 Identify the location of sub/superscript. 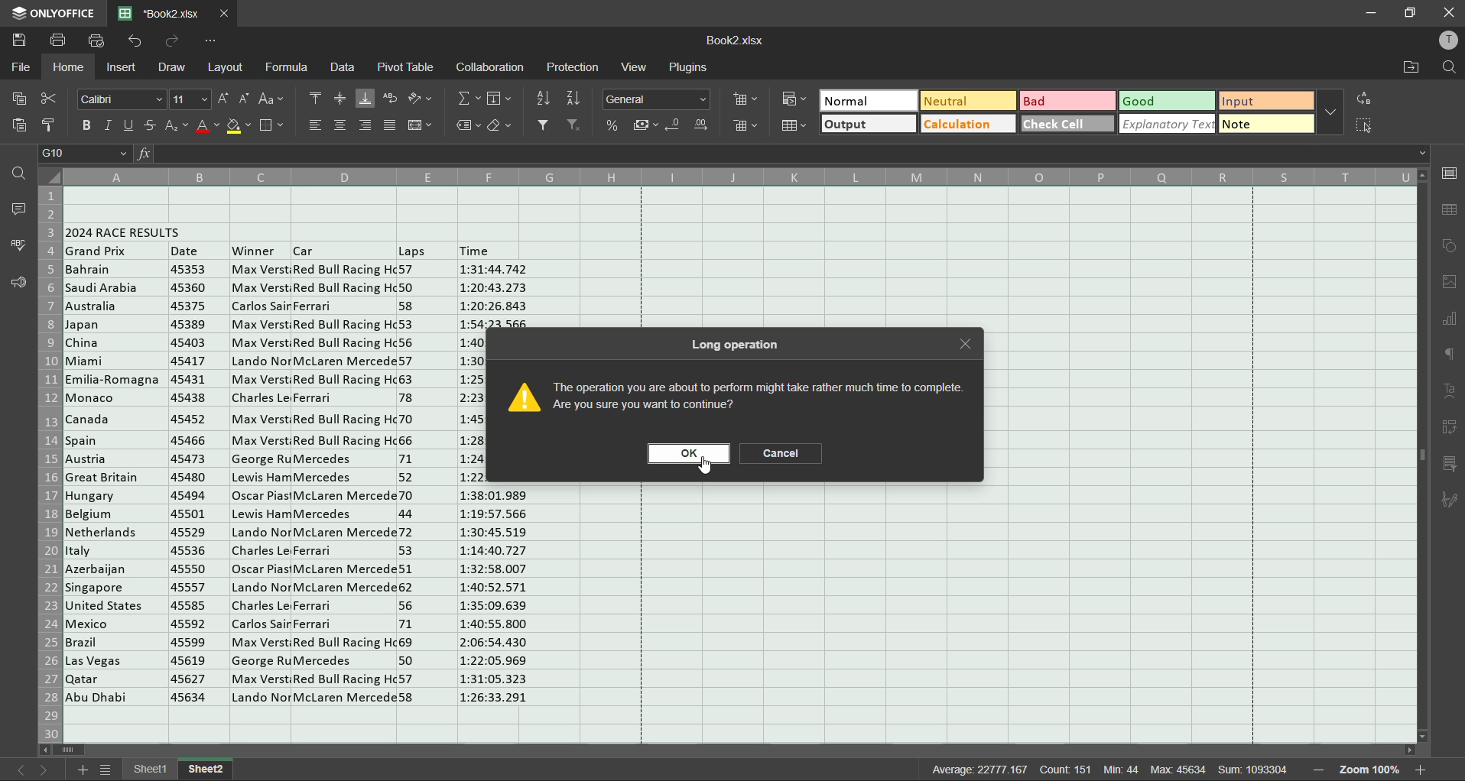
(178, 127).